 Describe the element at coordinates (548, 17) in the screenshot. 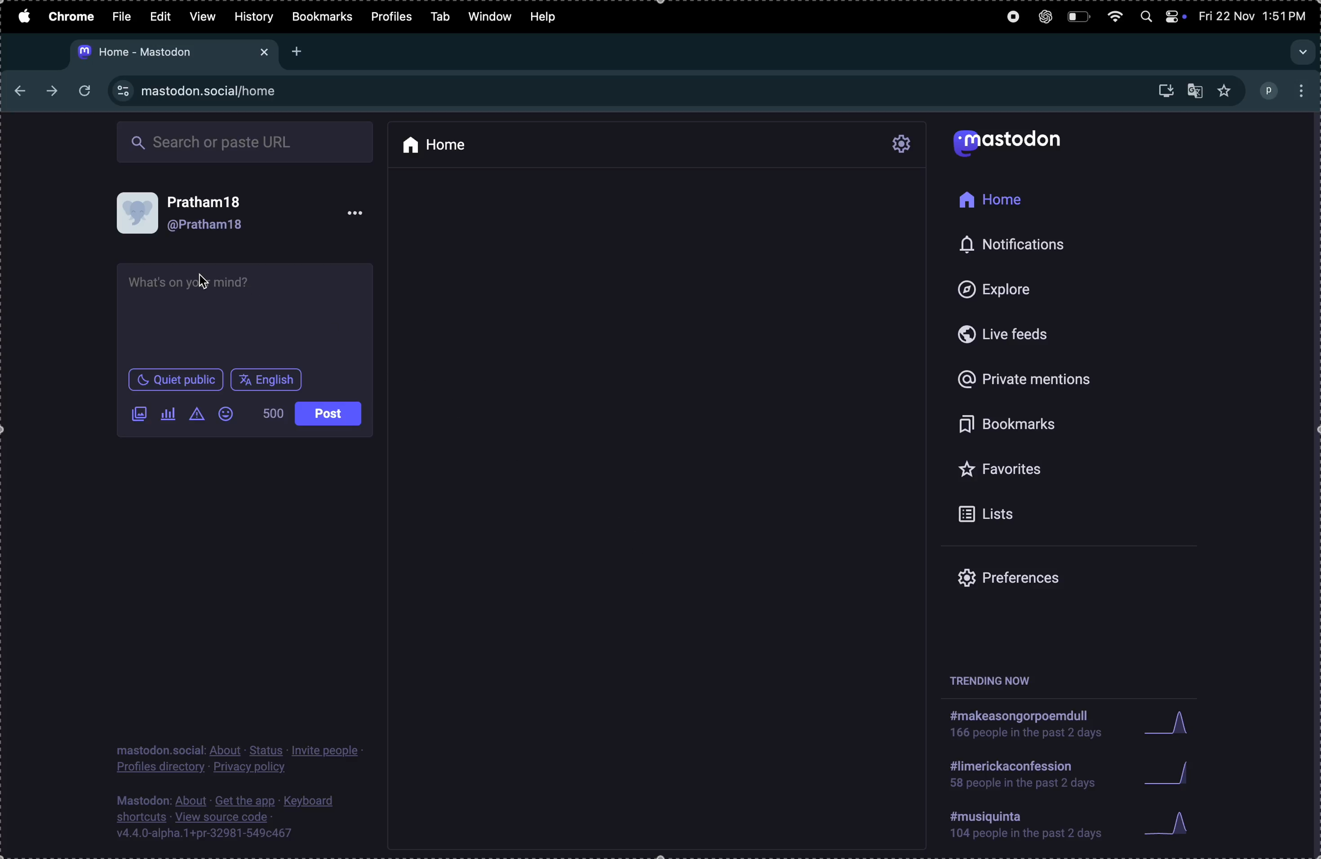

I see `help` at that location.